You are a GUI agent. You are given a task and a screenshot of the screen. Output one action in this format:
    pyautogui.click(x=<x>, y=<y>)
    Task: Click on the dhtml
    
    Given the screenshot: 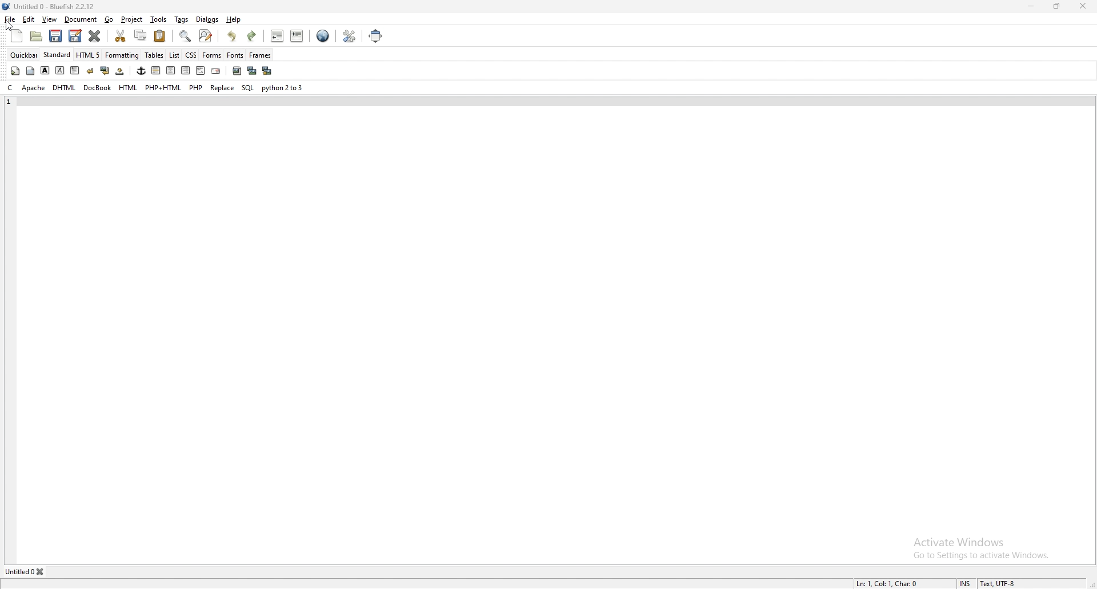 What is the action you would take?
    pyautogui.click(x=65, y=87)
    